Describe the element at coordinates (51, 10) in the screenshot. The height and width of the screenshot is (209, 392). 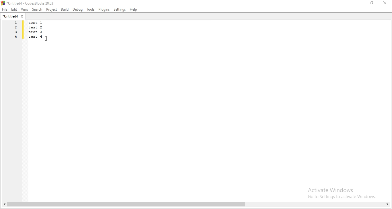
I see `Project ` at that location.